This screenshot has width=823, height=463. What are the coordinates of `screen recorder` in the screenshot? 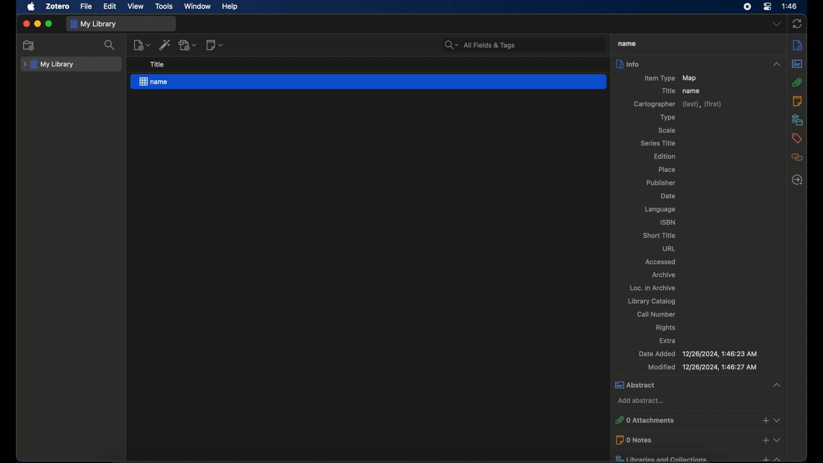 It's located at (748, 7).